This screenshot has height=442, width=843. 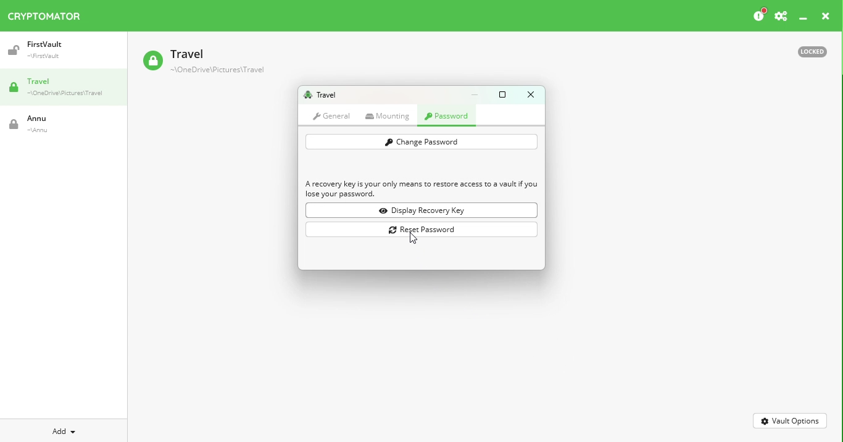 I want to click on Locked, so click(x=807, y=51).